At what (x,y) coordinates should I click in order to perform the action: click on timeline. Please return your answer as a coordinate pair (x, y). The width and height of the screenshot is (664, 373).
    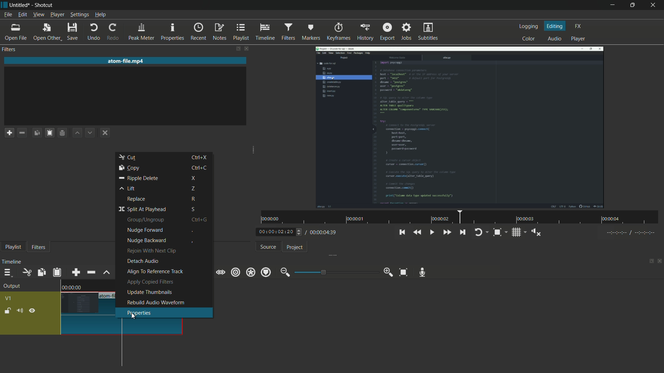
    Looking at the image, I should click on (12, 262).